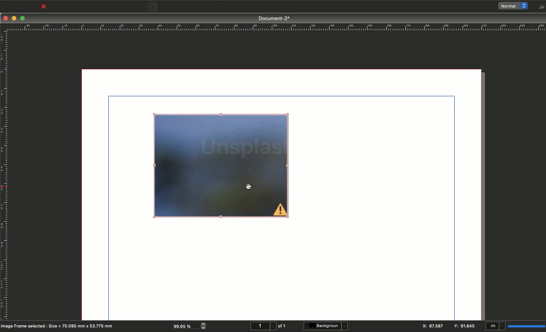 The image size is (546, 332). What do you see at coordinates (23, 19) in the screenshot?
I see `Maximize` at bounding box center [23, 19].